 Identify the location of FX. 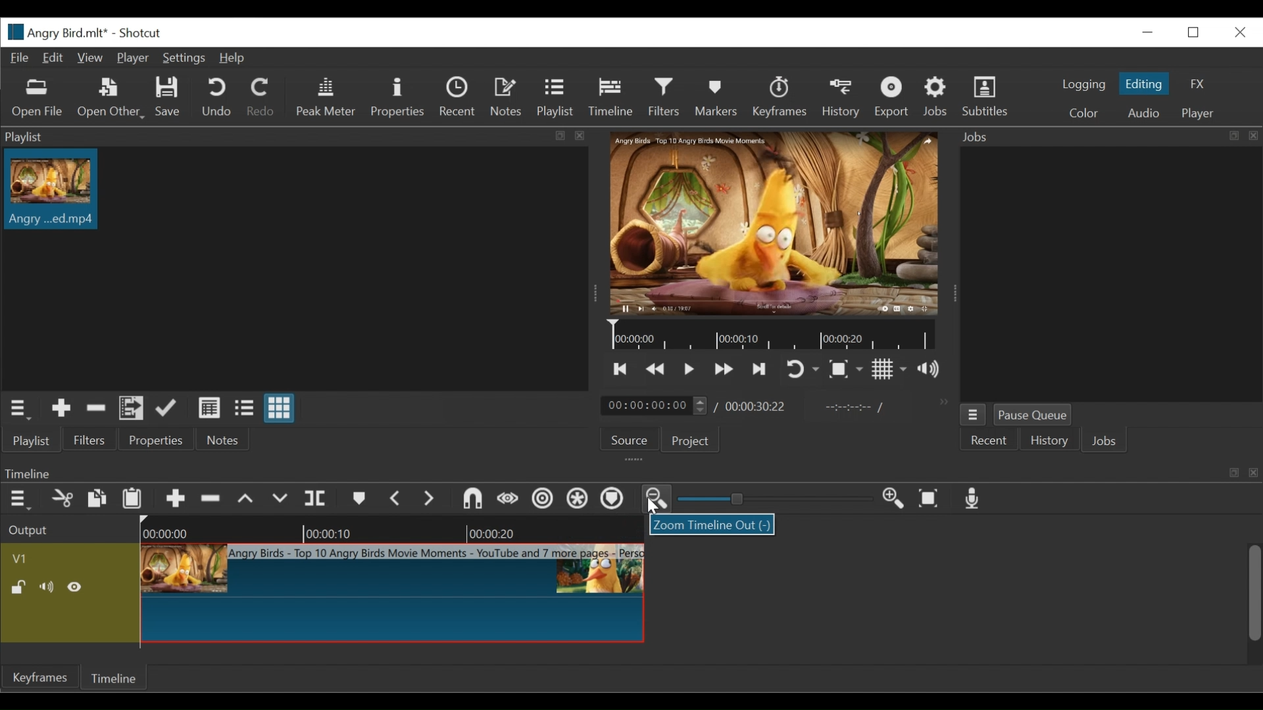
(1197, 85).